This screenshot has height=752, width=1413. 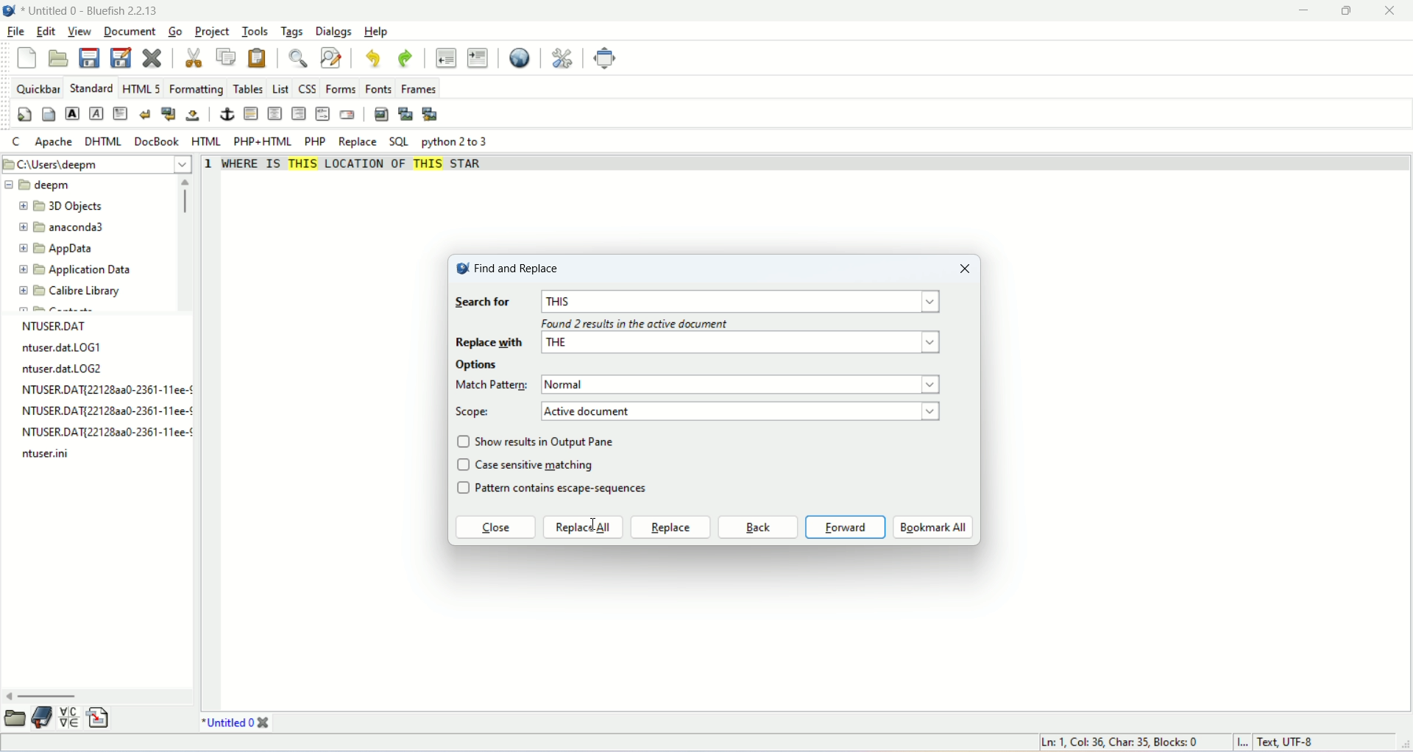 I want to click on save as, so click(x=121, y=57).